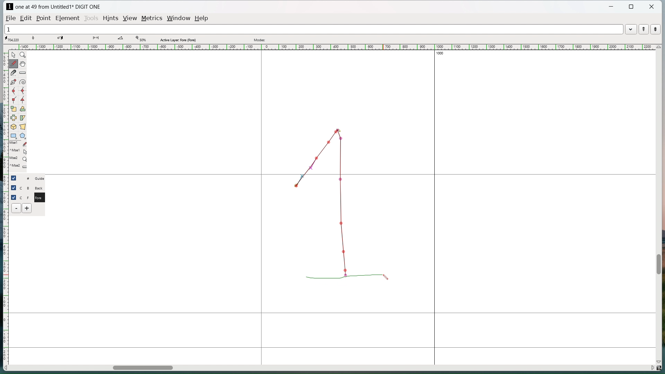 This screenshot has height=374, width=665. I want to click on add a point then drag out its control points, so click(14, 82).